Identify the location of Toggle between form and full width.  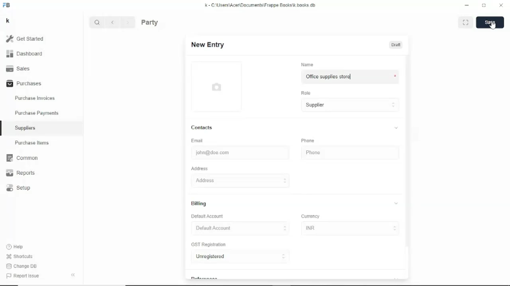
(484, 5).